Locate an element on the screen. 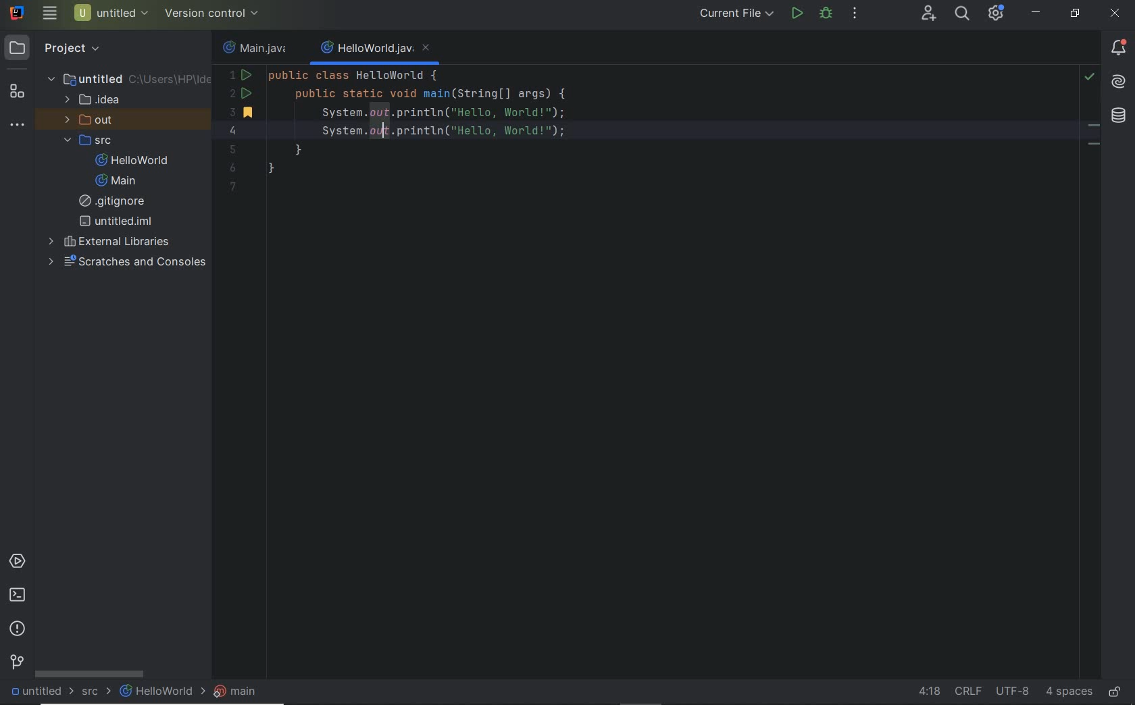 This screenshot has width=1135, height=705. Application logo is located at coordinates (15, 11).